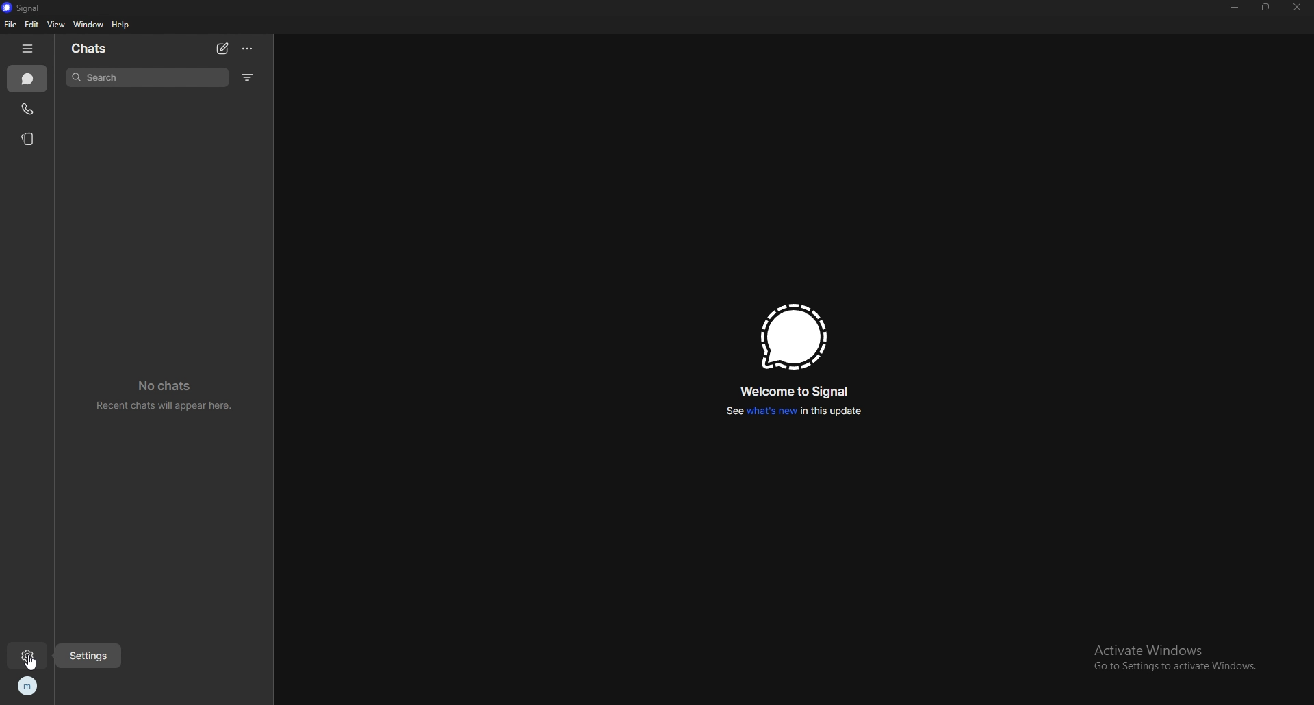  Describe the element at coordinates (162, 395) in the screenshot. I see `no chats recent chats will sppear here` at that location.